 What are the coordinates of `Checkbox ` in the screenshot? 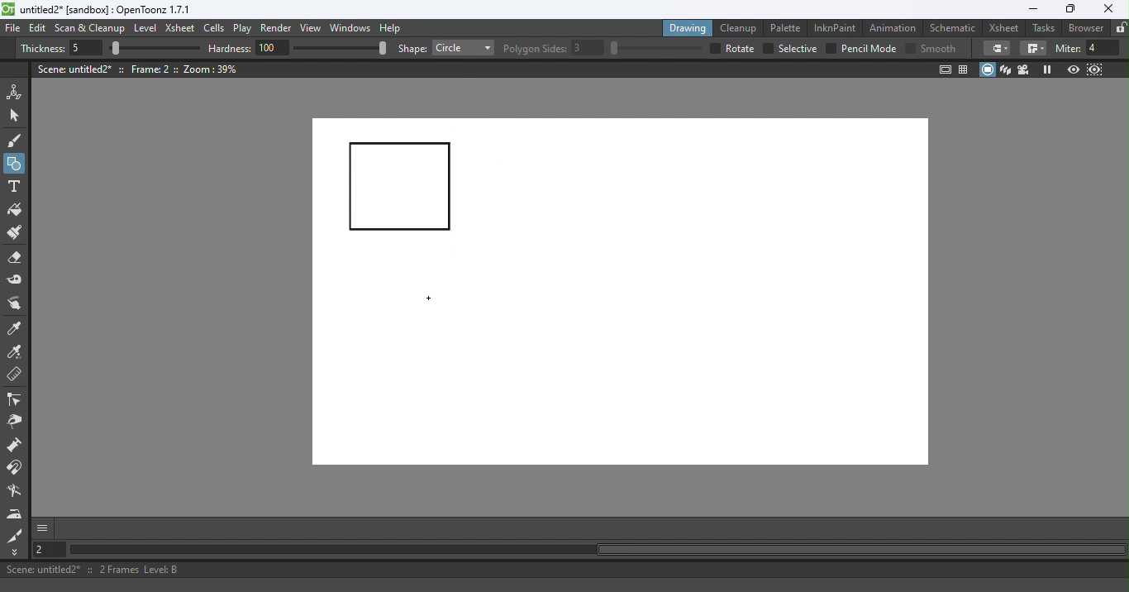 It's located at (910, 47).